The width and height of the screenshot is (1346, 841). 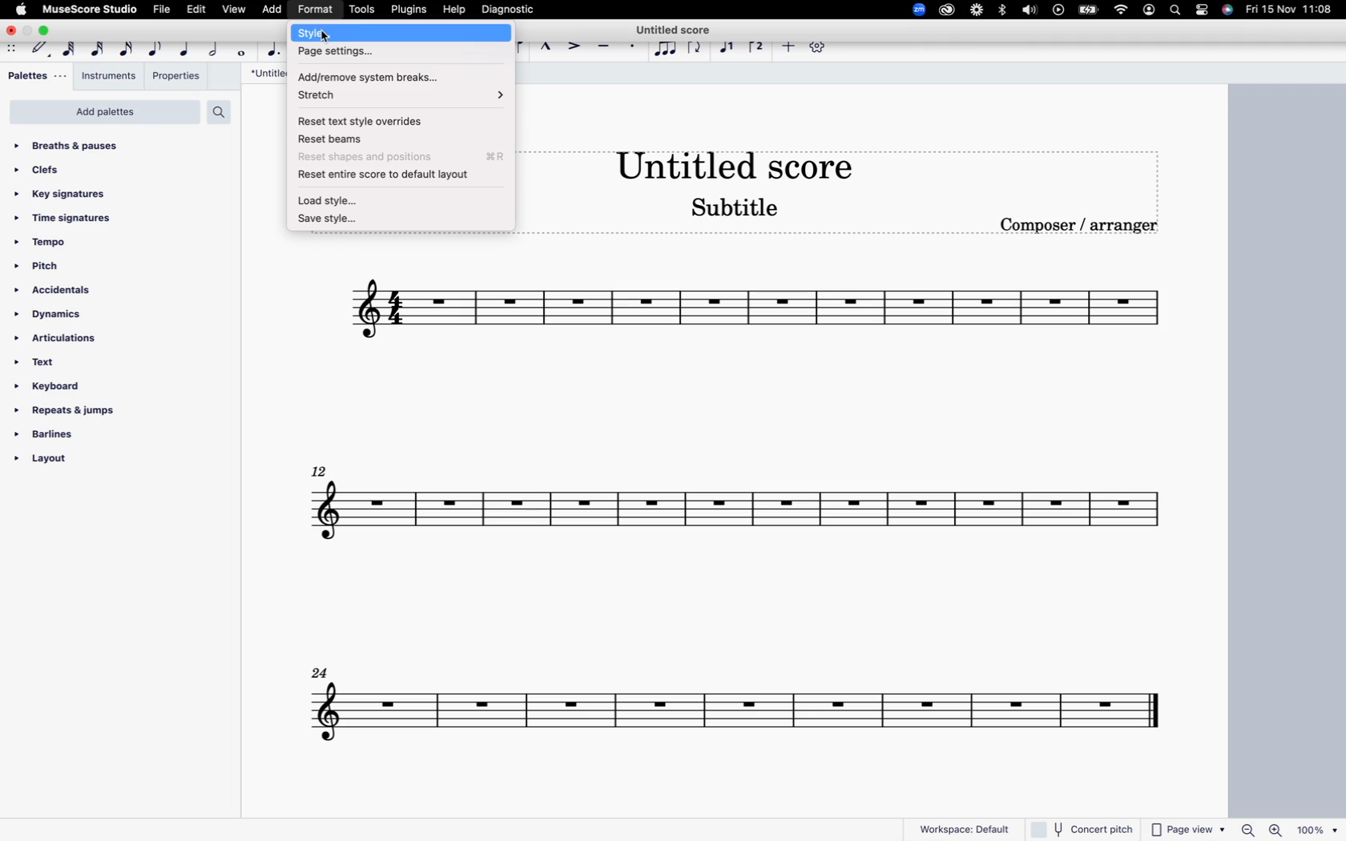 I want to click on add/remove system breaks, so click(x=374, y=76).